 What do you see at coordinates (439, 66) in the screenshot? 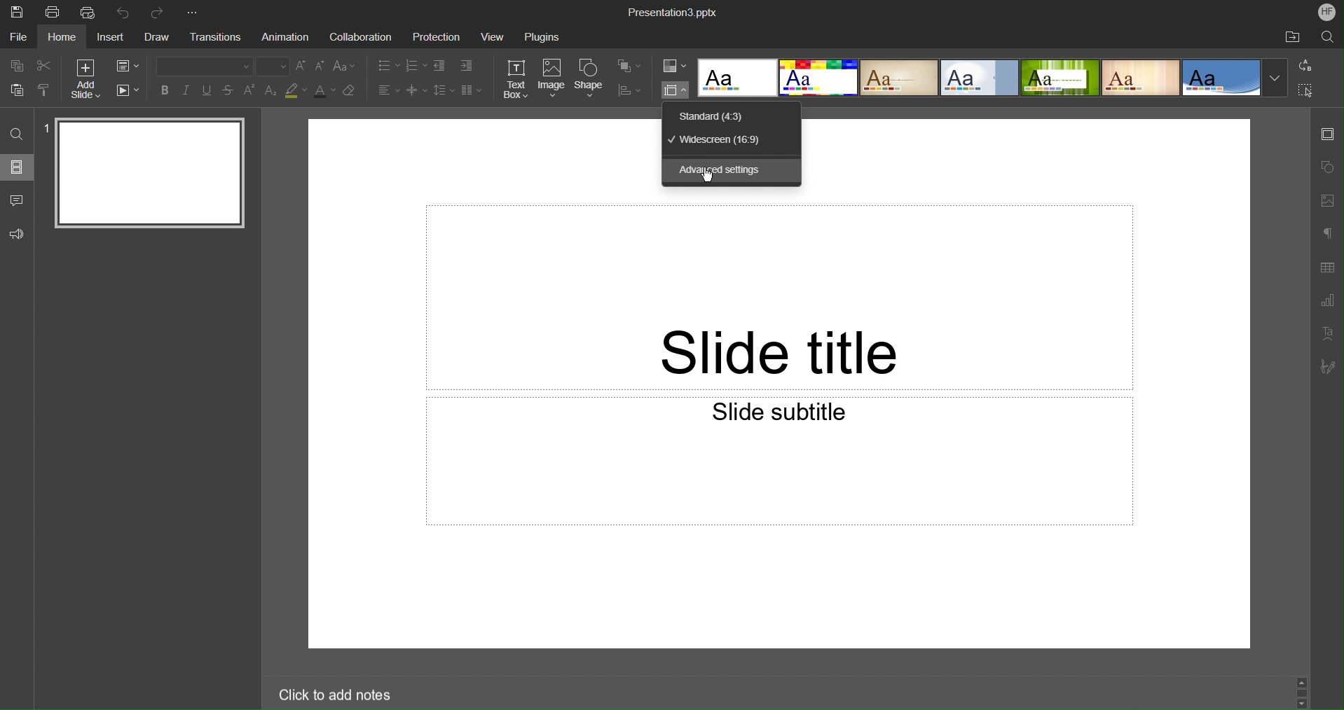
I see `Decrease indent` at bounding box center [439, 66].